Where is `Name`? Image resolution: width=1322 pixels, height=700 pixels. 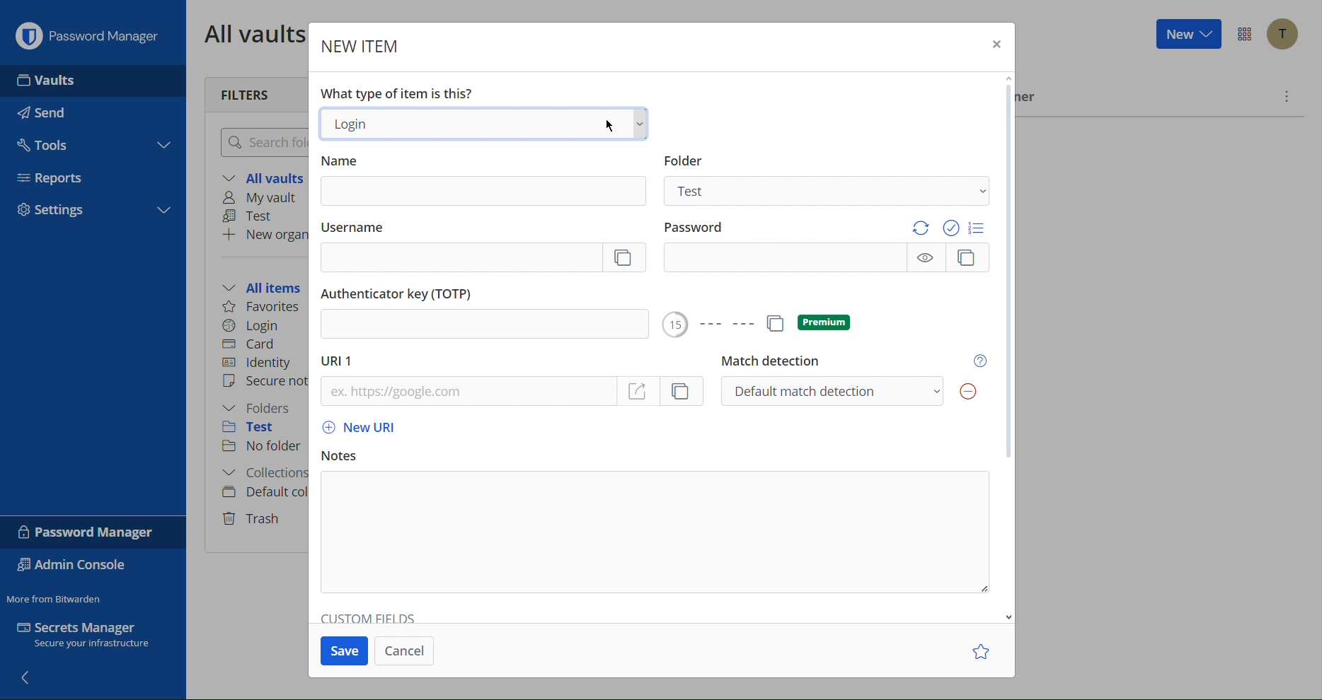
Name is located at coordinates (485, 192).